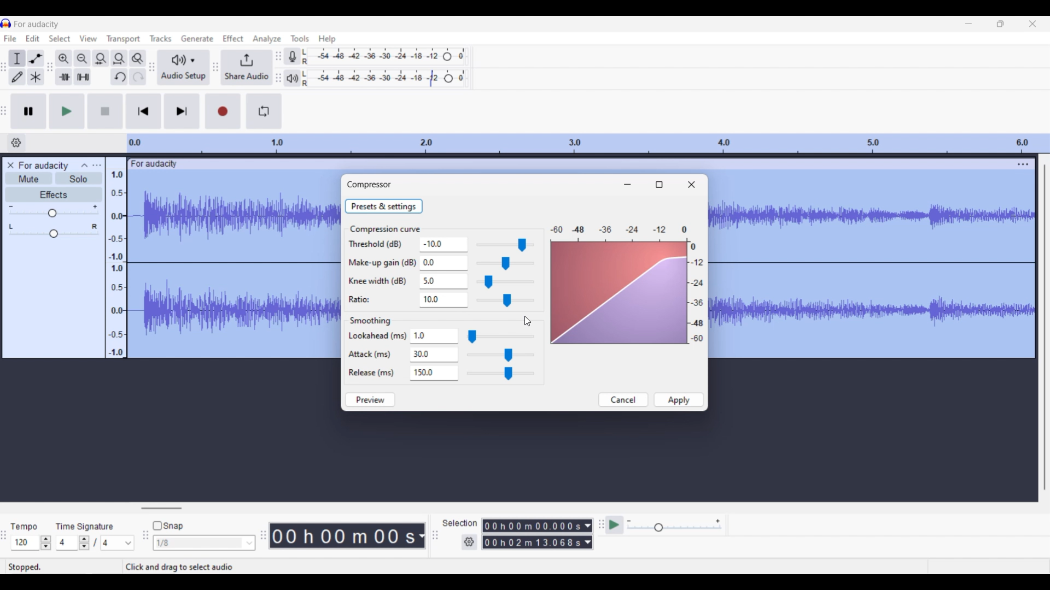  What do you see at coordinates (300, 38) in the screenshot?
I see `Tools` at bounding box center [300, 38].